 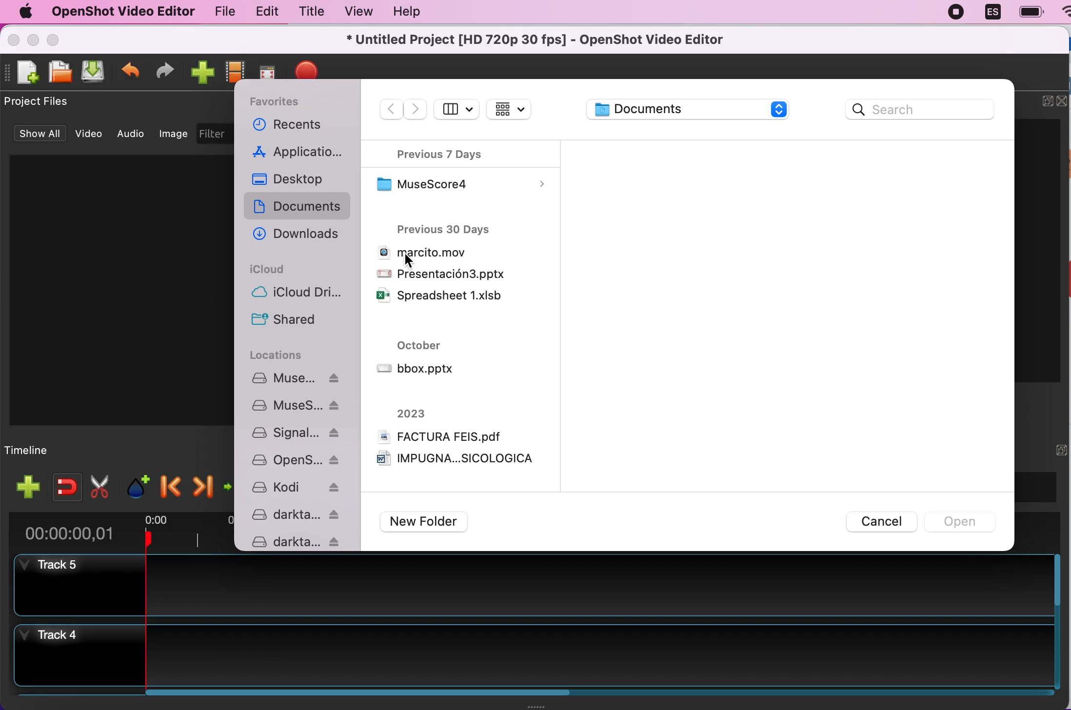 What do you see at coordinates (223, 12) in the screenshot?
I see `file` at bounding box center [223, 12].